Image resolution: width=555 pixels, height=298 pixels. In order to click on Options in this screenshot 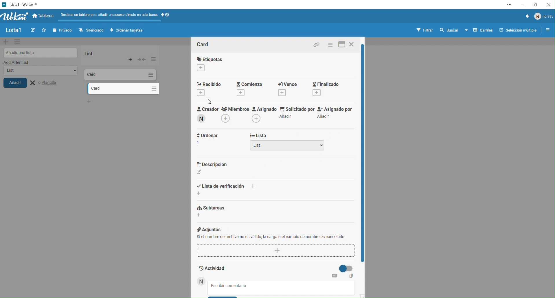, I will do `click(152, 88)`.